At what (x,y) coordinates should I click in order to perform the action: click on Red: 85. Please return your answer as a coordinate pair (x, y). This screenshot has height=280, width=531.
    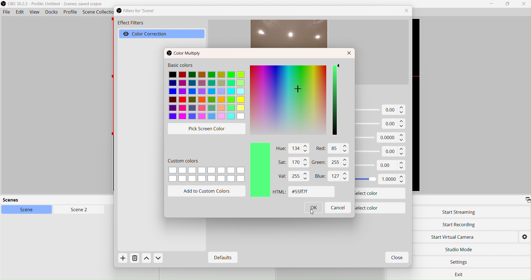
    Looking at the image, I should click on (331, 149).